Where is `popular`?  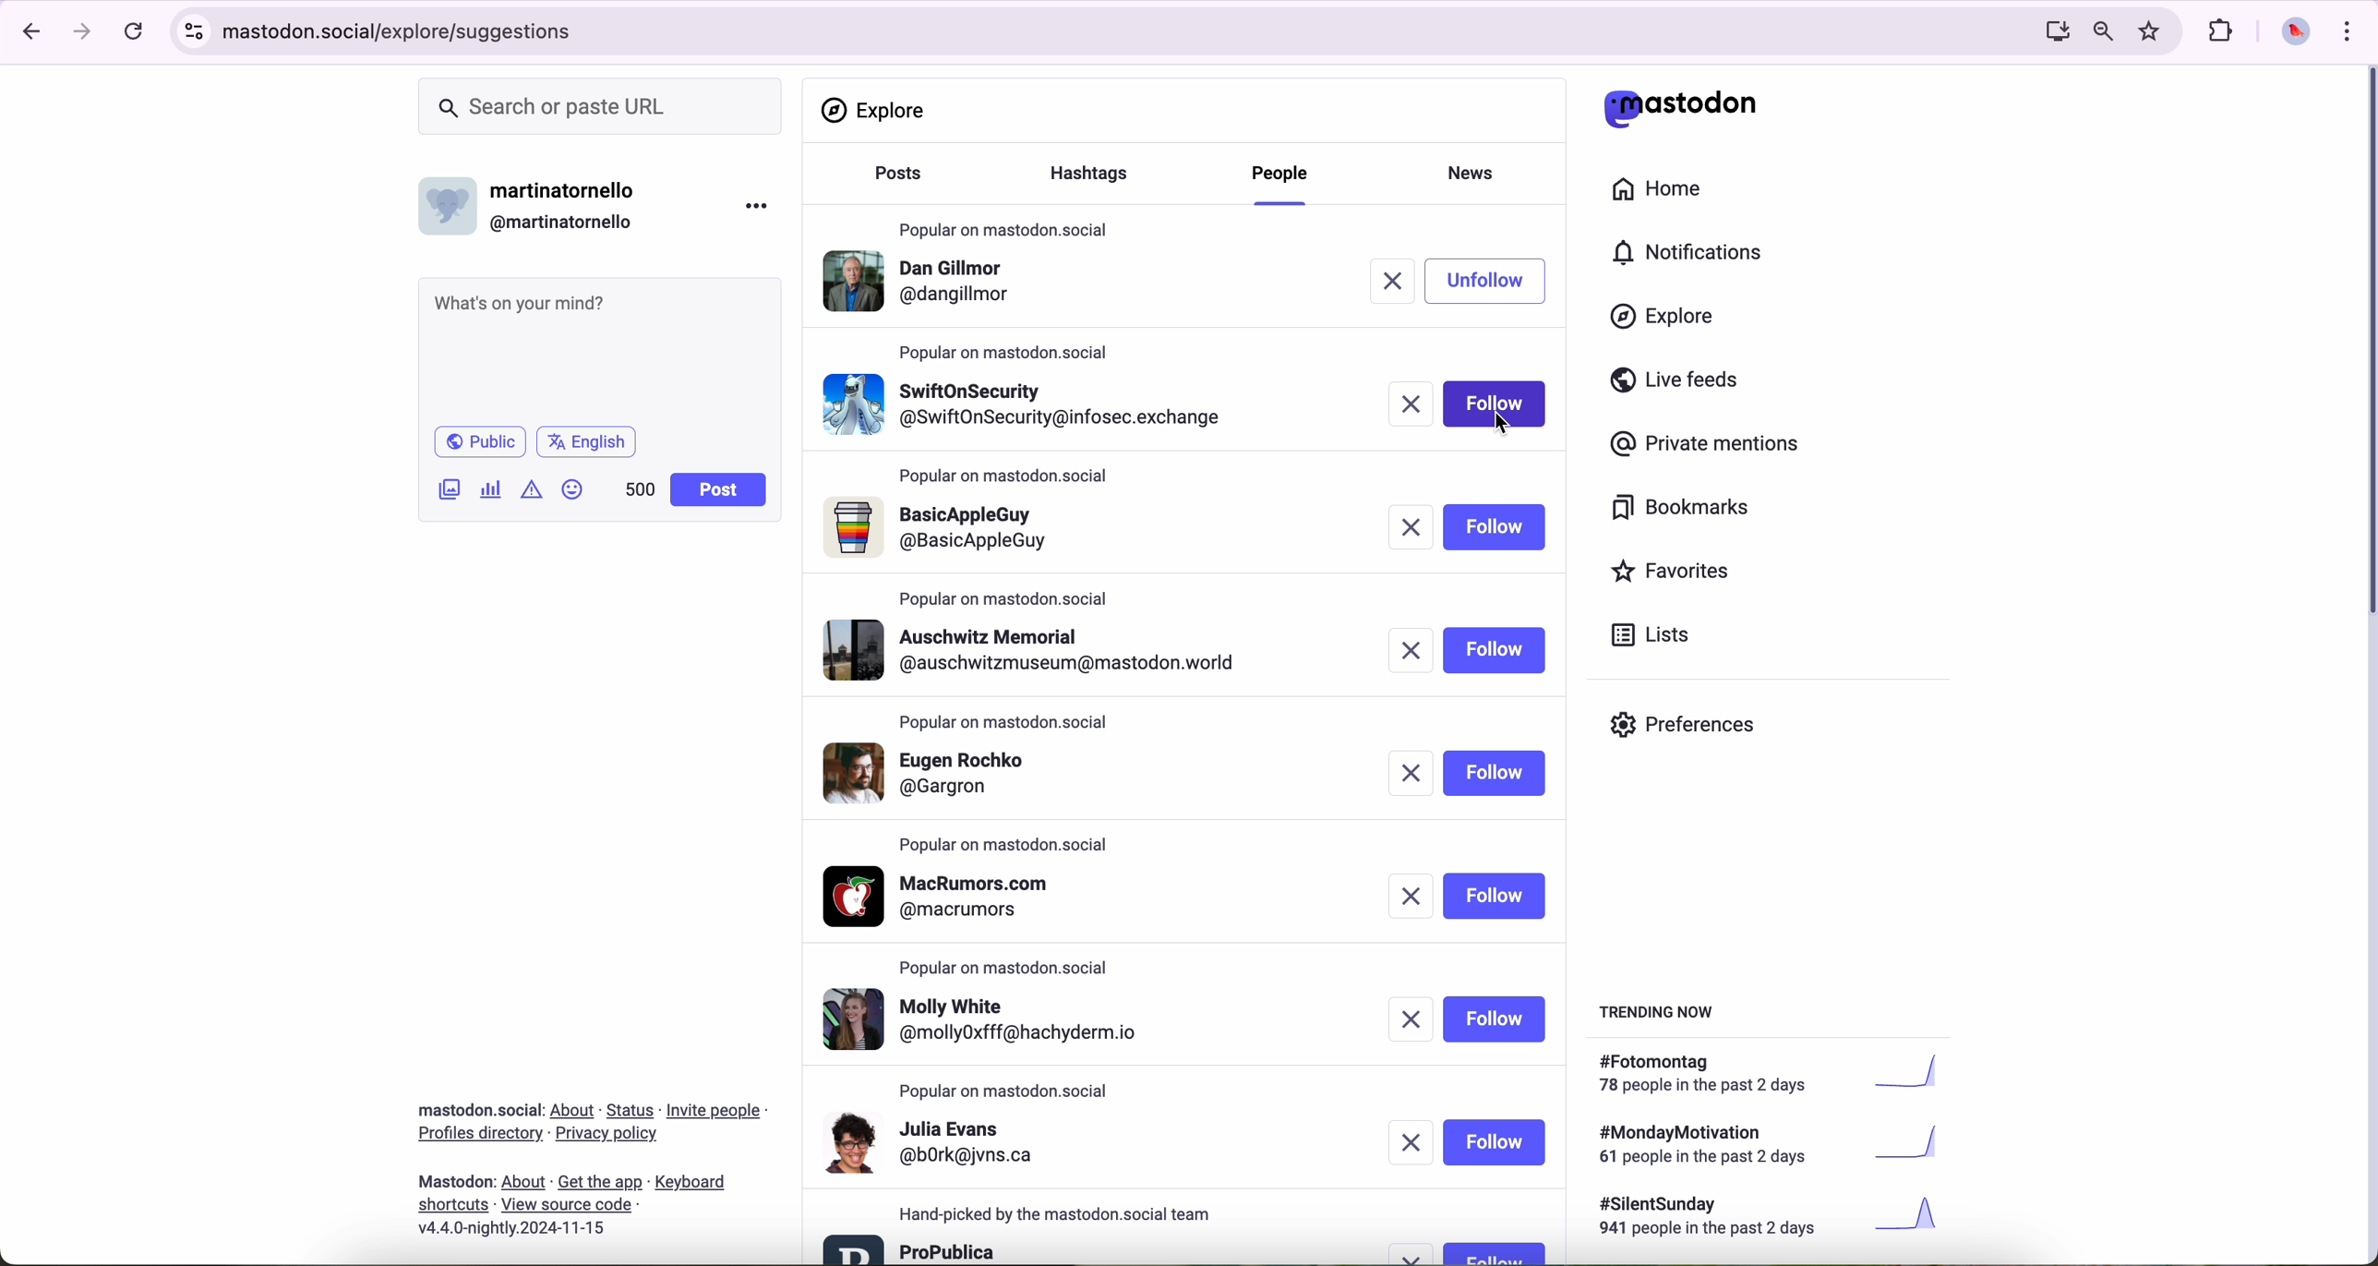 popular is located at coordinates (1004, 598).